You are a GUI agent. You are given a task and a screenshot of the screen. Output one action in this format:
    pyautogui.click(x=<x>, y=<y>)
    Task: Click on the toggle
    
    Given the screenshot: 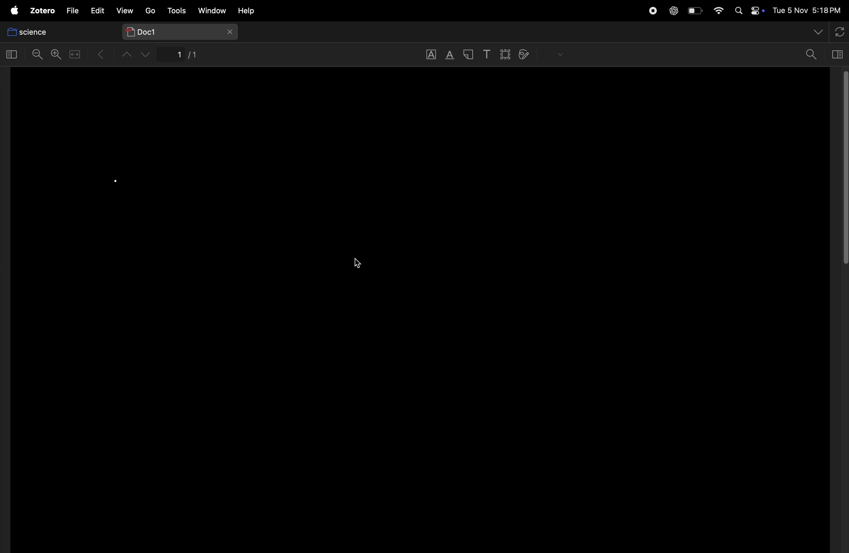 What is the action you would take?
    pyautogui.click(x=76, y=54)
    